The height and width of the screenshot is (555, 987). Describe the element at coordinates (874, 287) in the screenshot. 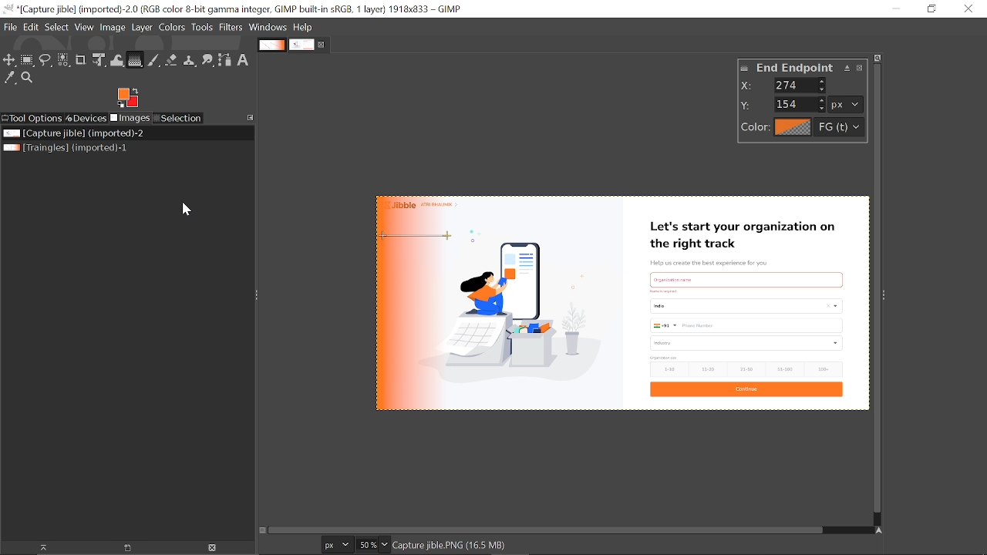

I see `Vertical scrollbar` at that location.